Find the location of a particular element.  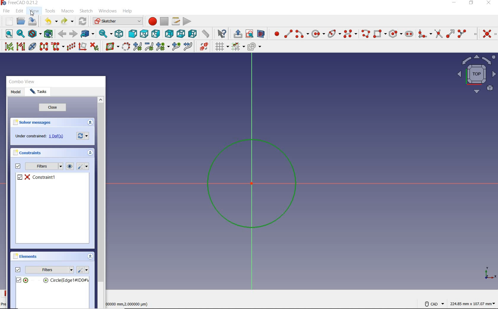

create line is located at coordinates (288, 34).